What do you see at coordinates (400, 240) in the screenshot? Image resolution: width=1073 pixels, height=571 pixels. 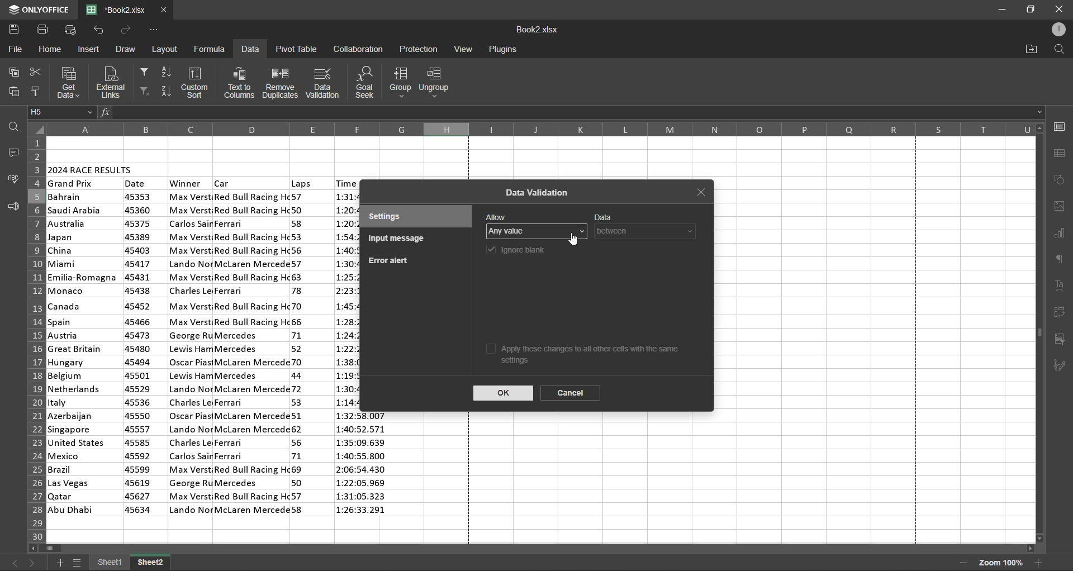 I see `input message` at bounding box center [400, 240].